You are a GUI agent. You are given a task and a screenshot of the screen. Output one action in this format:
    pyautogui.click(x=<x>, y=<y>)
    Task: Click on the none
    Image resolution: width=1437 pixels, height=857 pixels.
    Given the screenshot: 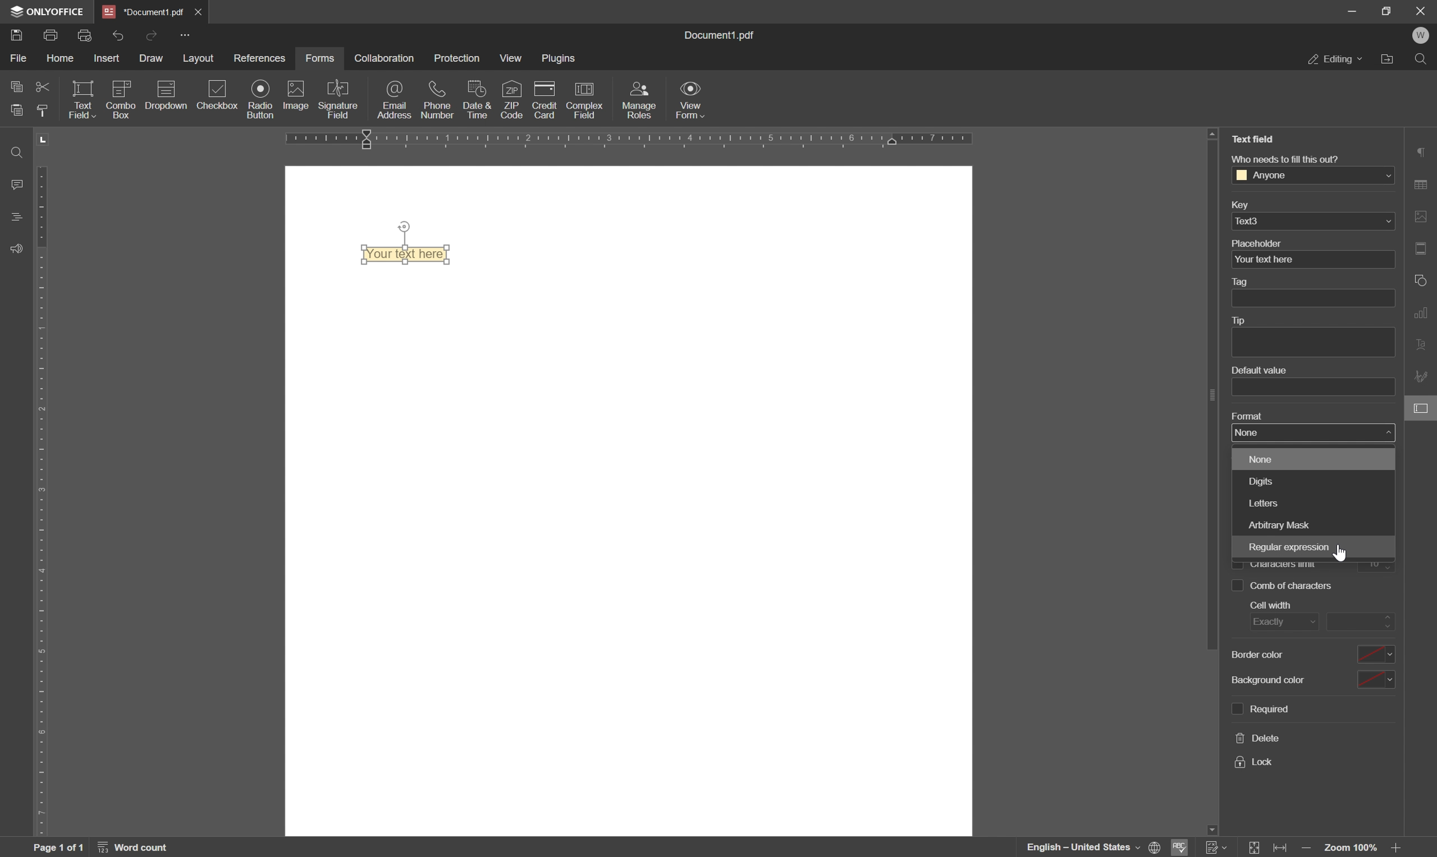 What is the action you would take?
    pyautogui.click(x=1307, y=432)
    